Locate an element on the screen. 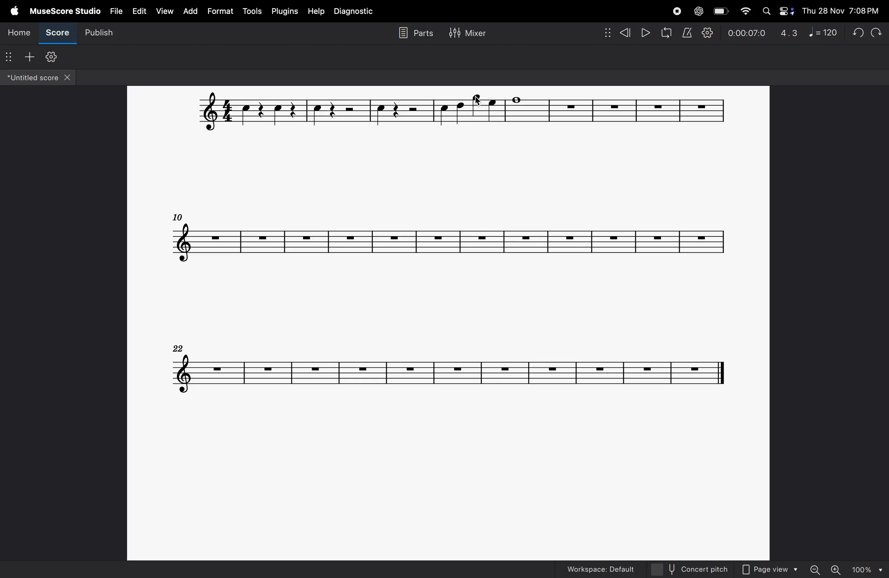 The width and height of the screenshot is (889, 578). parts is located at coordinates (413, 34).